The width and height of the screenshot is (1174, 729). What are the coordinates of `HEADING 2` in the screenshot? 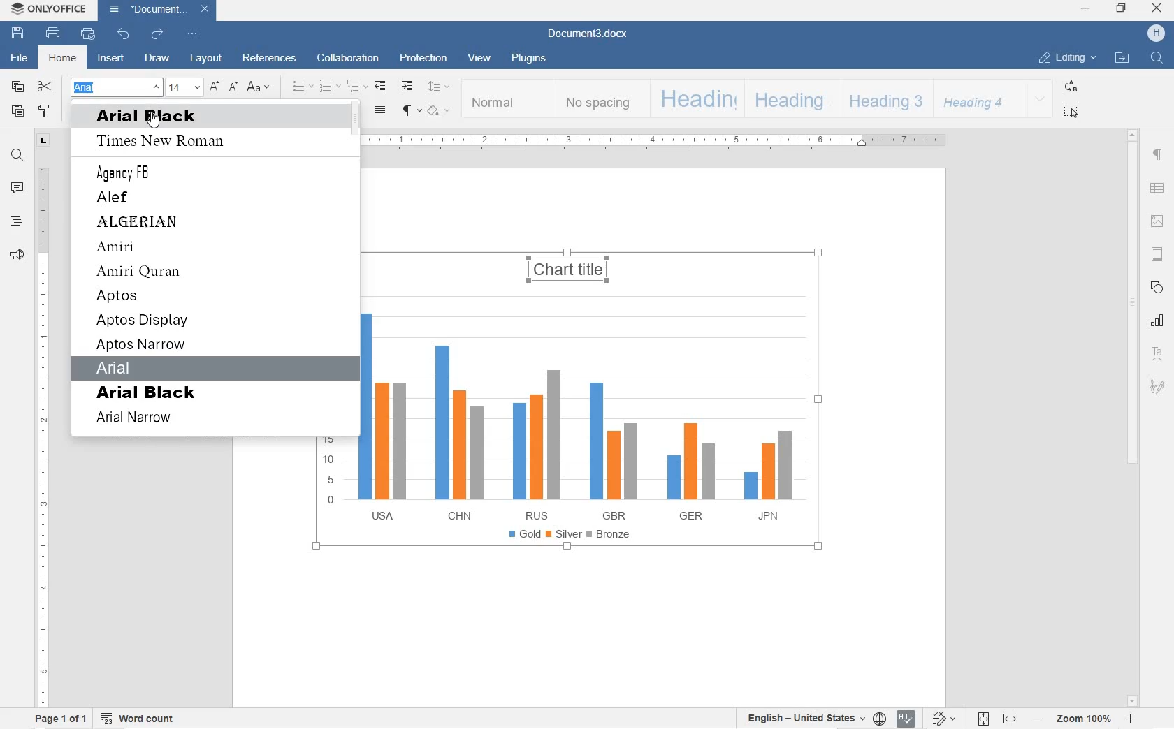 It's located at (789, 99).